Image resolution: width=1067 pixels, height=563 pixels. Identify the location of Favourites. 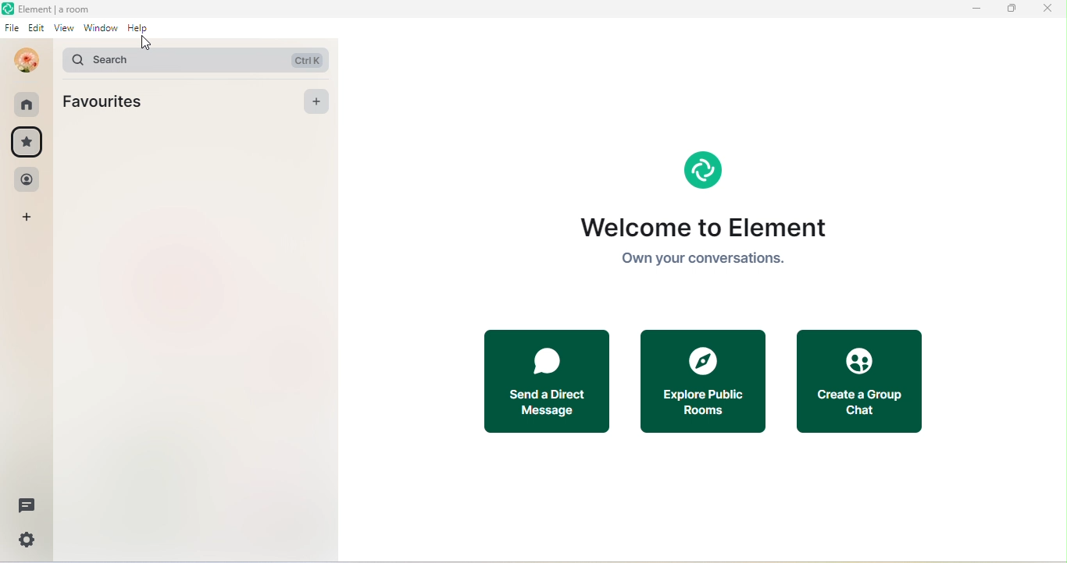
(107, 101).